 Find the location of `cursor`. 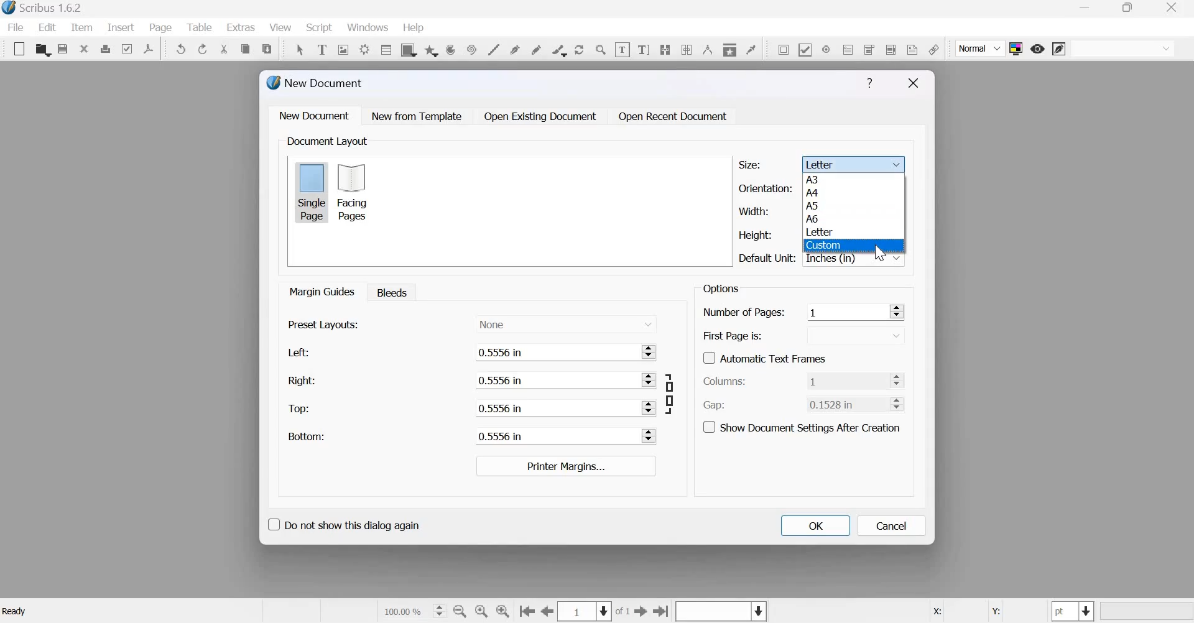

cursor is located at coordinates (882, 253).